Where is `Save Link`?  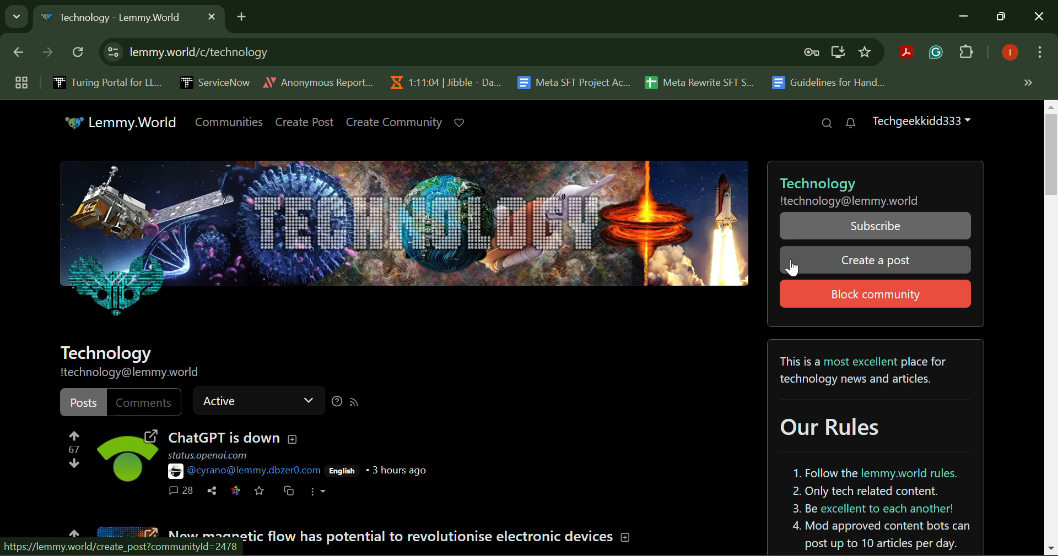
Save Link is located at coordinates (234, 490).